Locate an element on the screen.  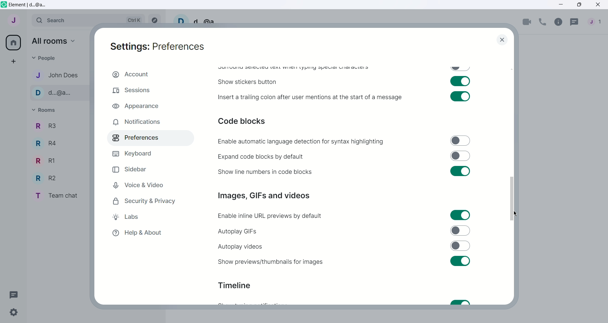
R3 - Room Name is located at coordinates (45, 126).